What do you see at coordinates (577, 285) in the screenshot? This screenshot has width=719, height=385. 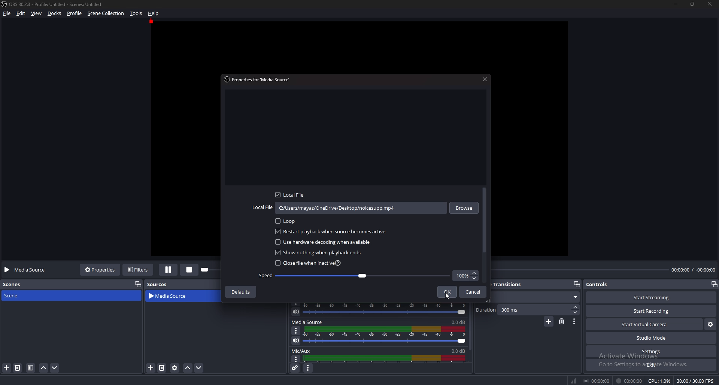 I see `Pop out` at bounding box center [577, 285].